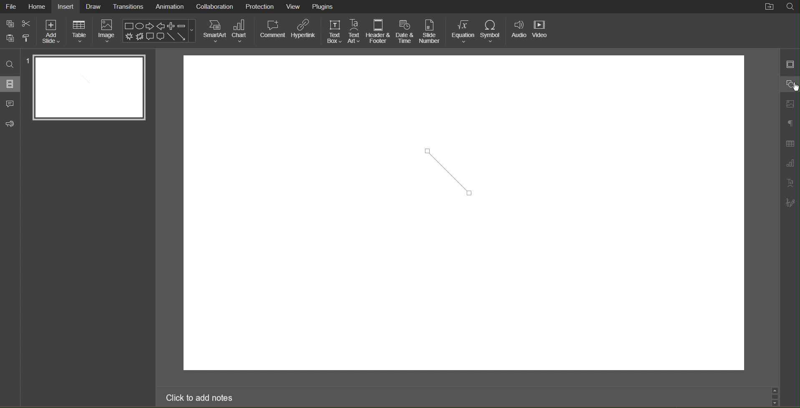  What do you see at coordinates (51, 32) in the screenshot?
I see `Add Slide` at bounding box center [51, 32].